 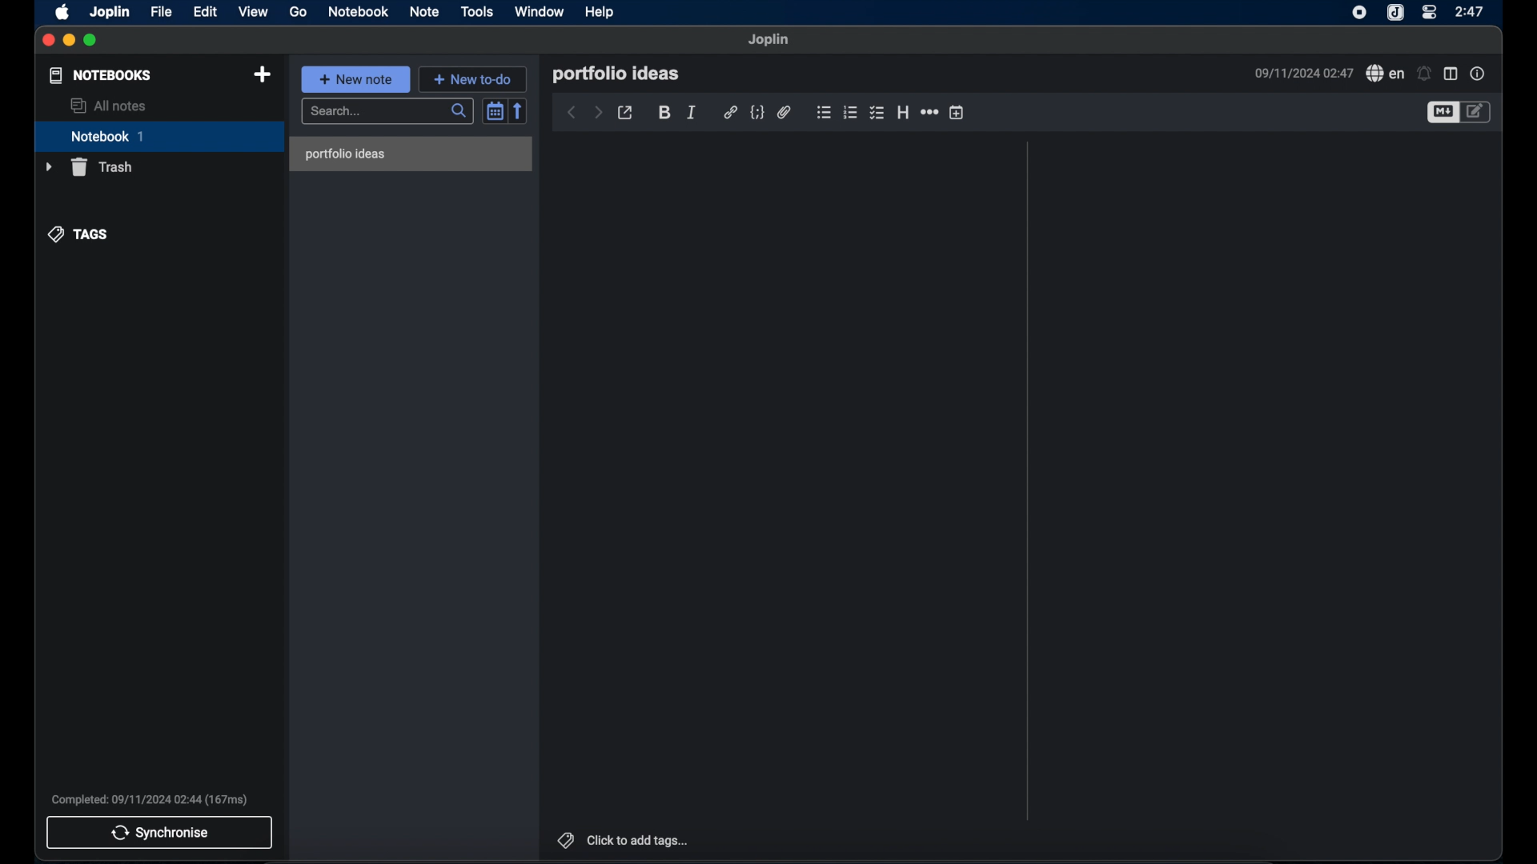 What do you see at coordinates (413, 153) in the screenshot?
I see `Name` at bounding box center [413, 153].